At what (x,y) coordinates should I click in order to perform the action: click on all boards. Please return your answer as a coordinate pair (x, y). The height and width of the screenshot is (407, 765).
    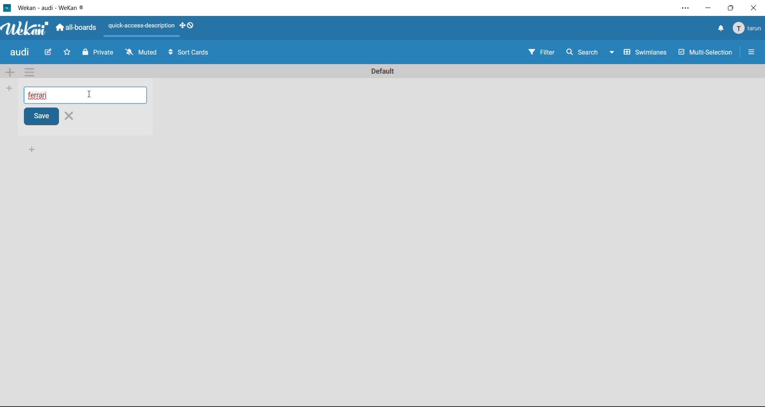
    Looking at the image, I should click on (76, 28).